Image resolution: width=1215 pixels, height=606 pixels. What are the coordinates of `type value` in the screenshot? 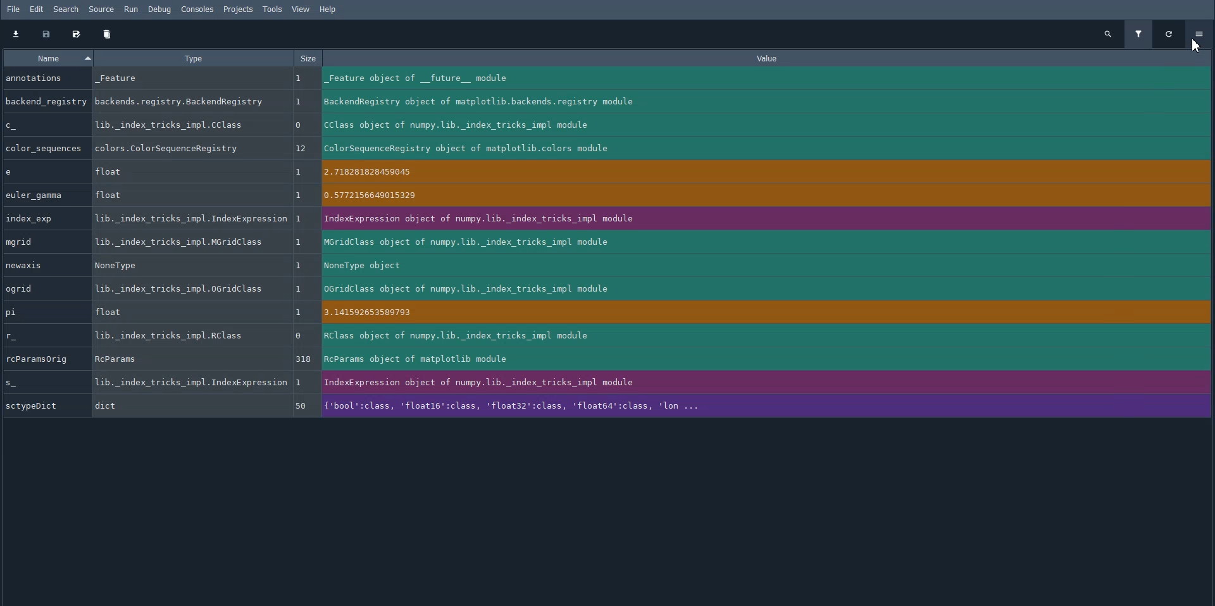 It's located at (178, 242).